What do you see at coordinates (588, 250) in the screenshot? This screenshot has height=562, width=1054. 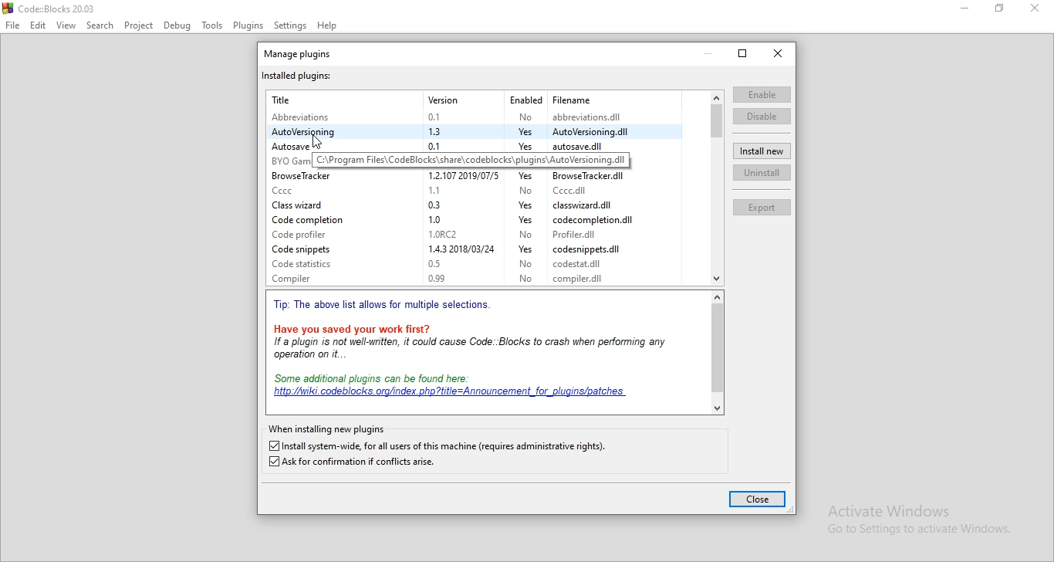 I see `codesnippets.dil` at bounding box center [588, 250].